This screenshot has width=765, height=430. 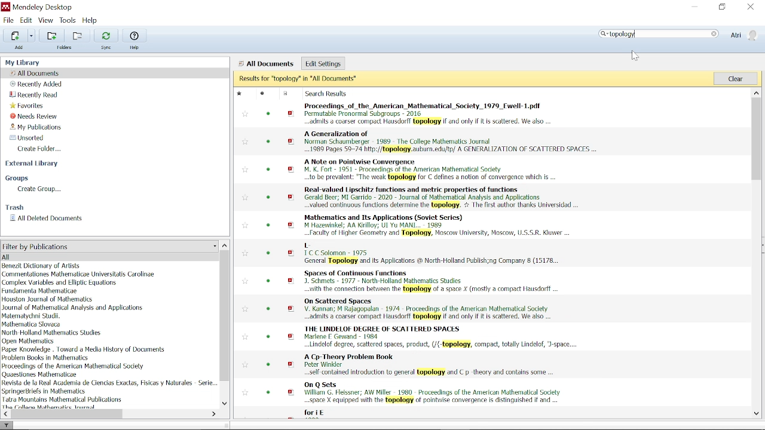 I want to click on Add files options, so click(x=32, y=36).